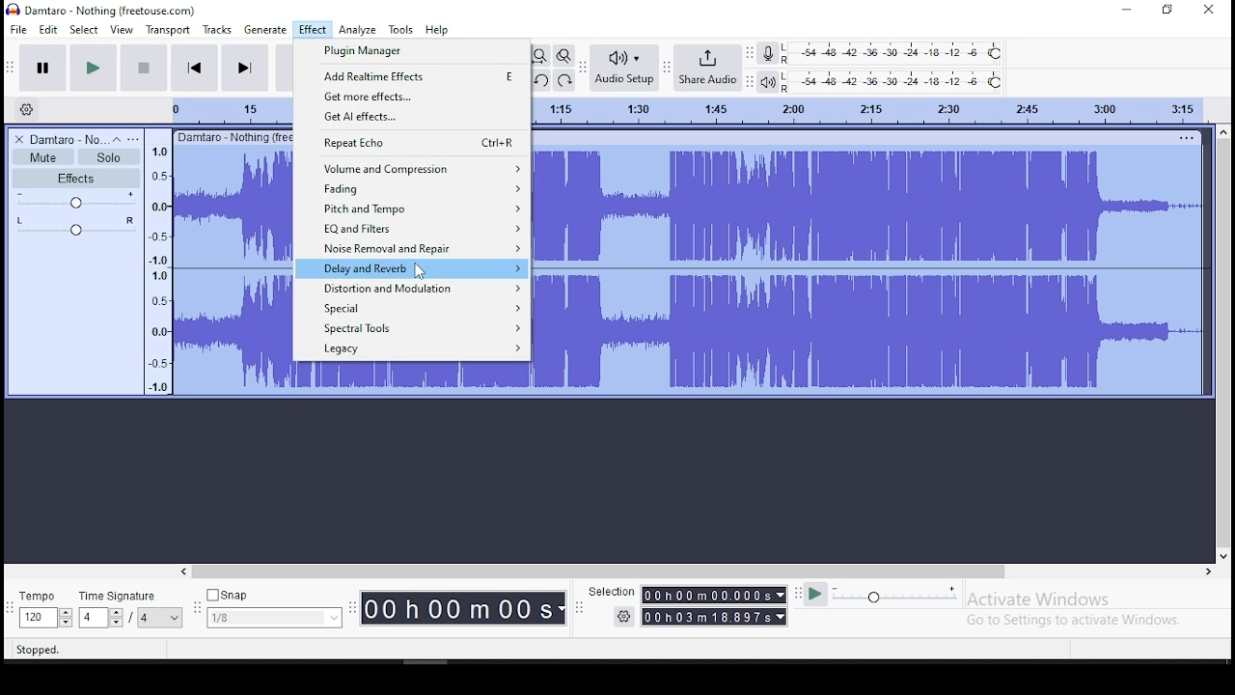 Image resolution: width=1235 pixels, height=695 pixels. Describe the element at coordinates (128, 594) in the screenshot. I see `time signature` at that location.